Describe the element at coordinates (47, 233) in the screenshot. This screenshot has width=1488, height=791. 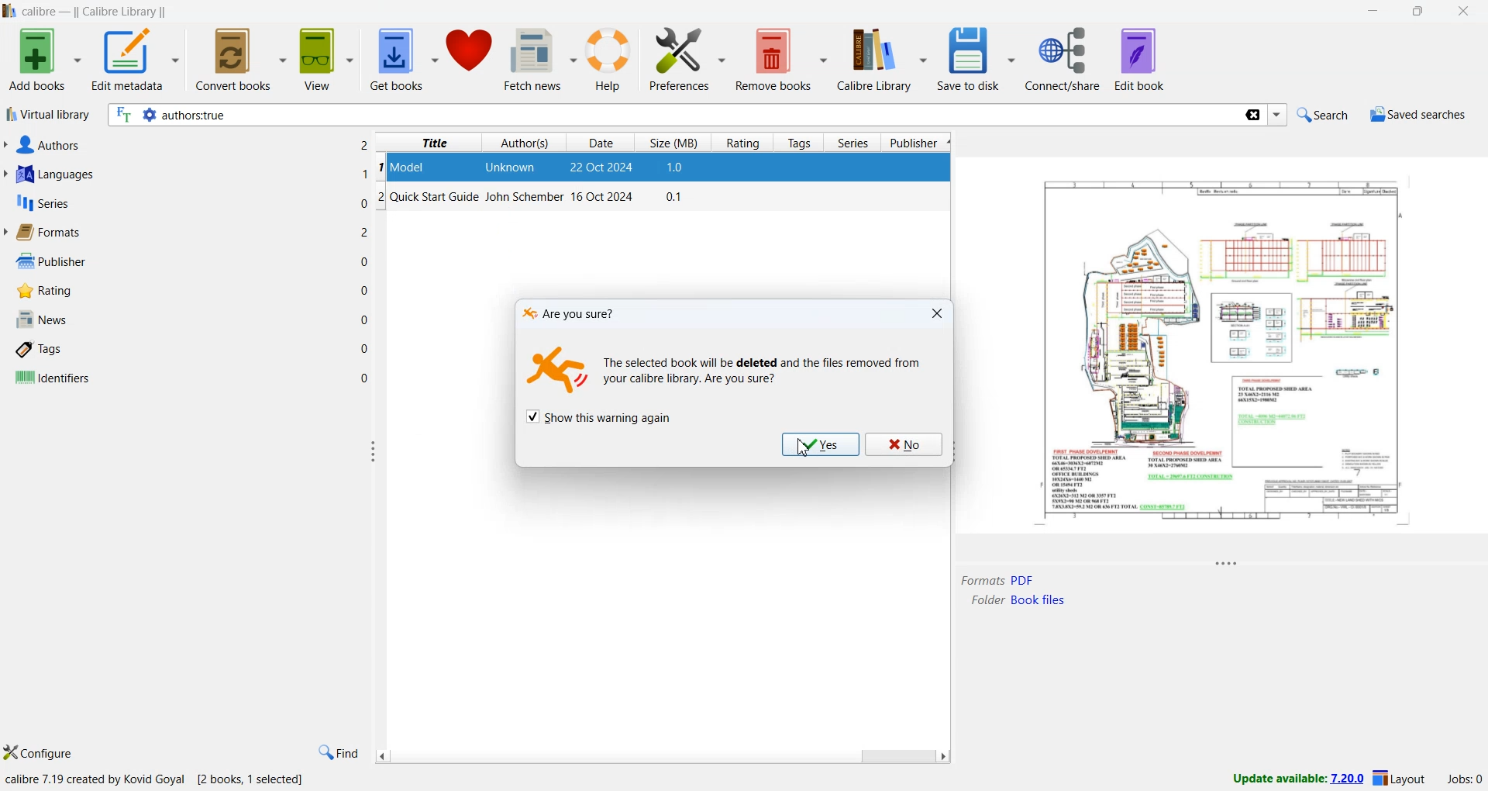
I see `formats` at that location.